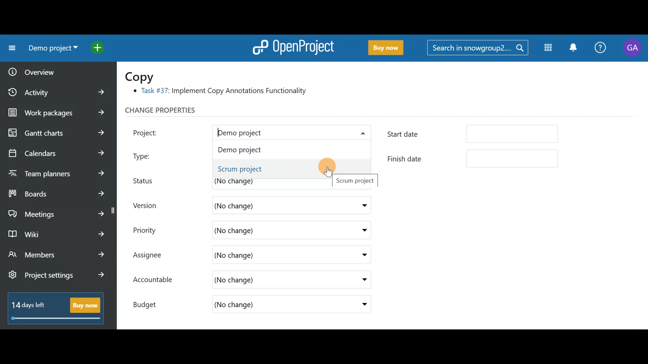 The height and width of the screenshot is (364, 648). What do you see at coordinates (53, 307) in the screenshot?
I see `14 days left - Buy now` at bounding box center [53, 307].